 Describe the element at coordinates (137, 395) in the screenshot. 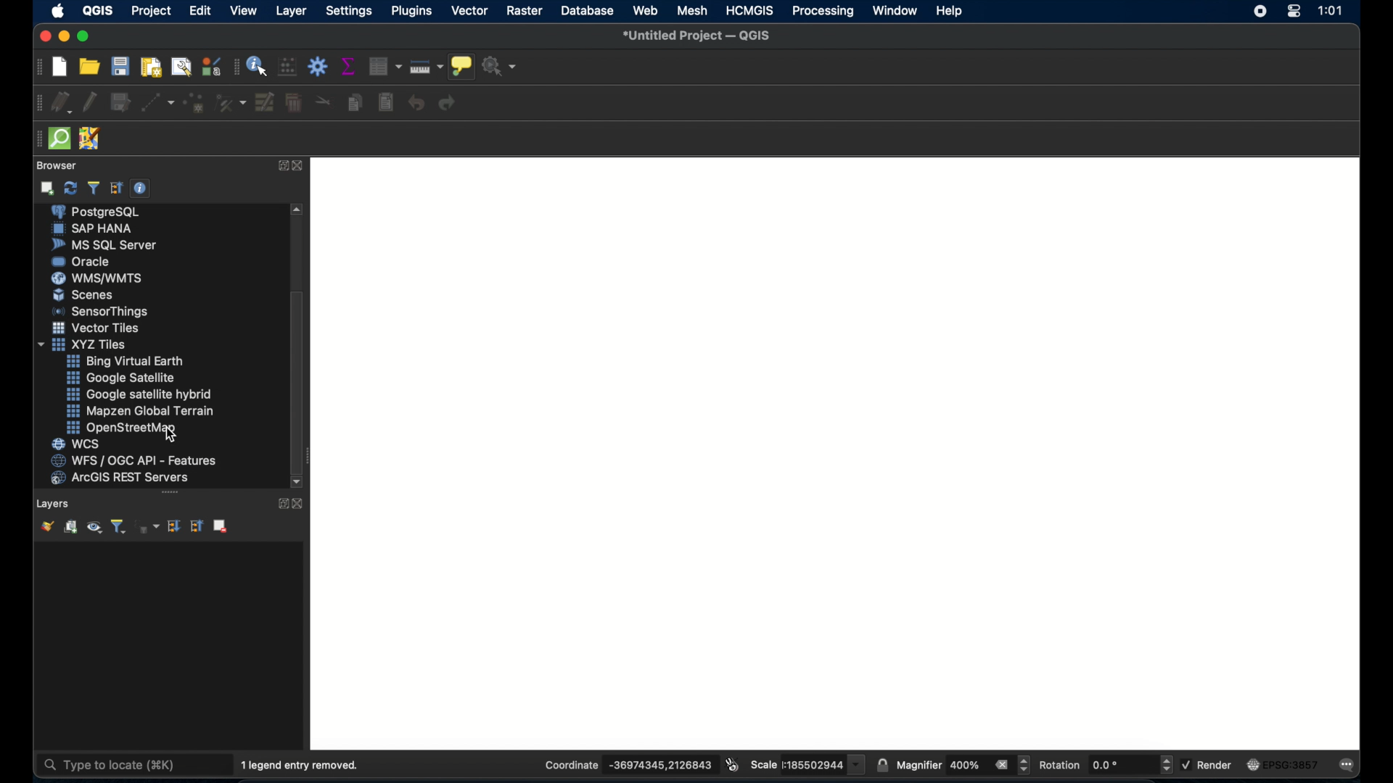

I see `google satellite hybrid` at that location.